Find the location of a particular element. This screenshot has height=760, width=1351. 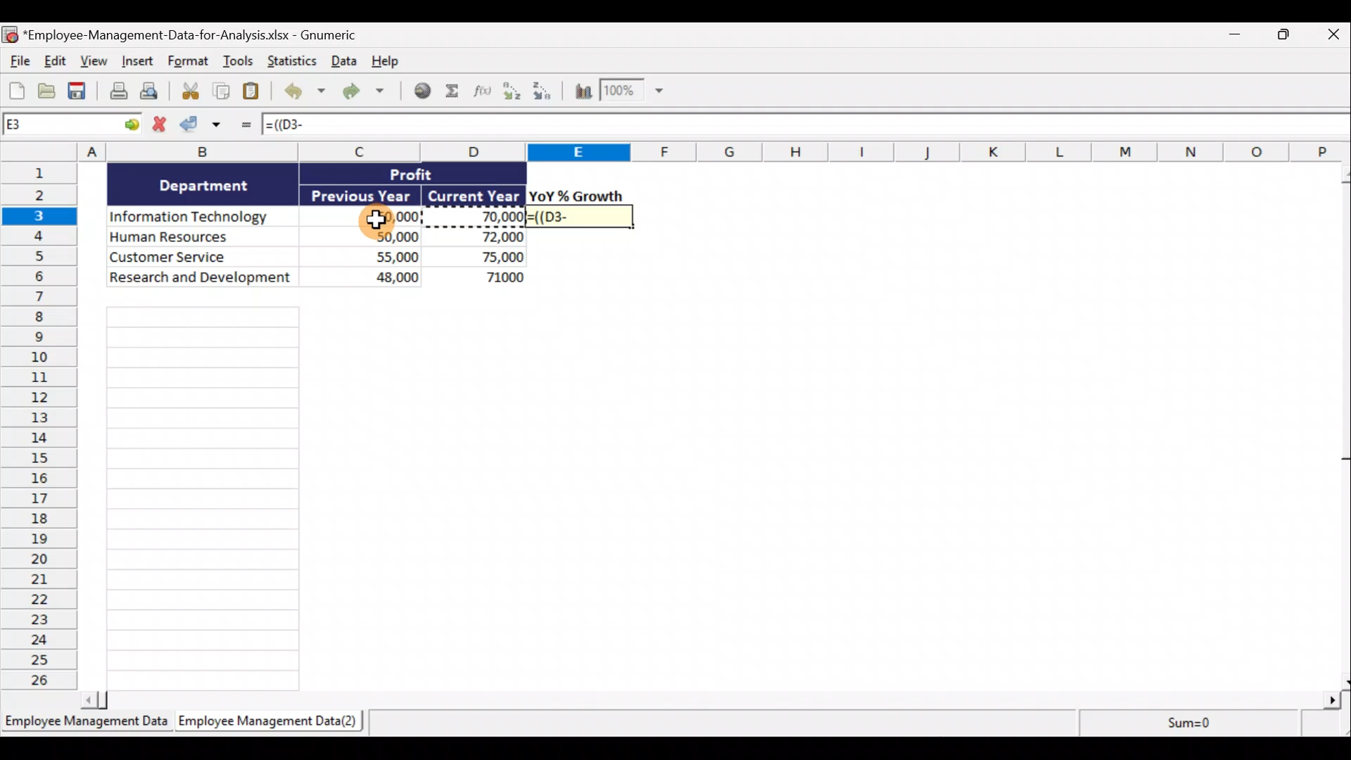

=((D3- is located at coordinates (582, 216).